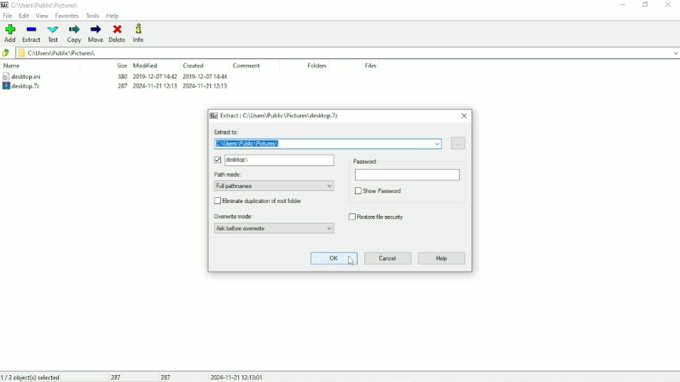 Image resolution: width=680 pixels, height=382 pixels. I want to click on Close, so click(668, 4).